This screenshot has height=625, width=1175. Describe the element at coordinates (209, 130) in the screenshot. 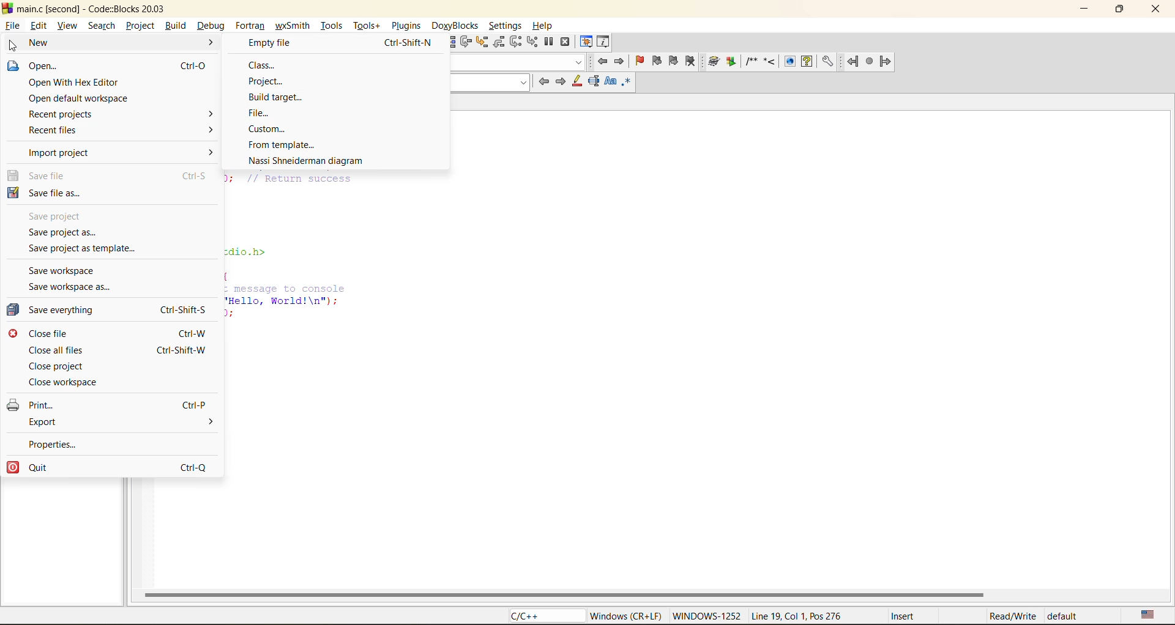

I see `>` at that location.